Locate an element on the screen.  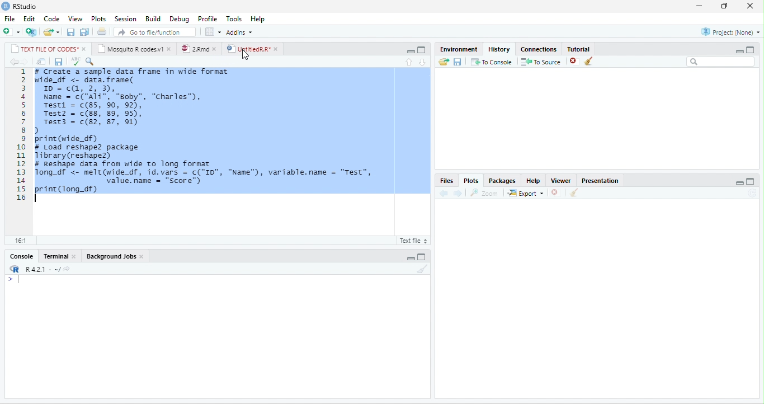
save all is located at coordinates (84, 32).